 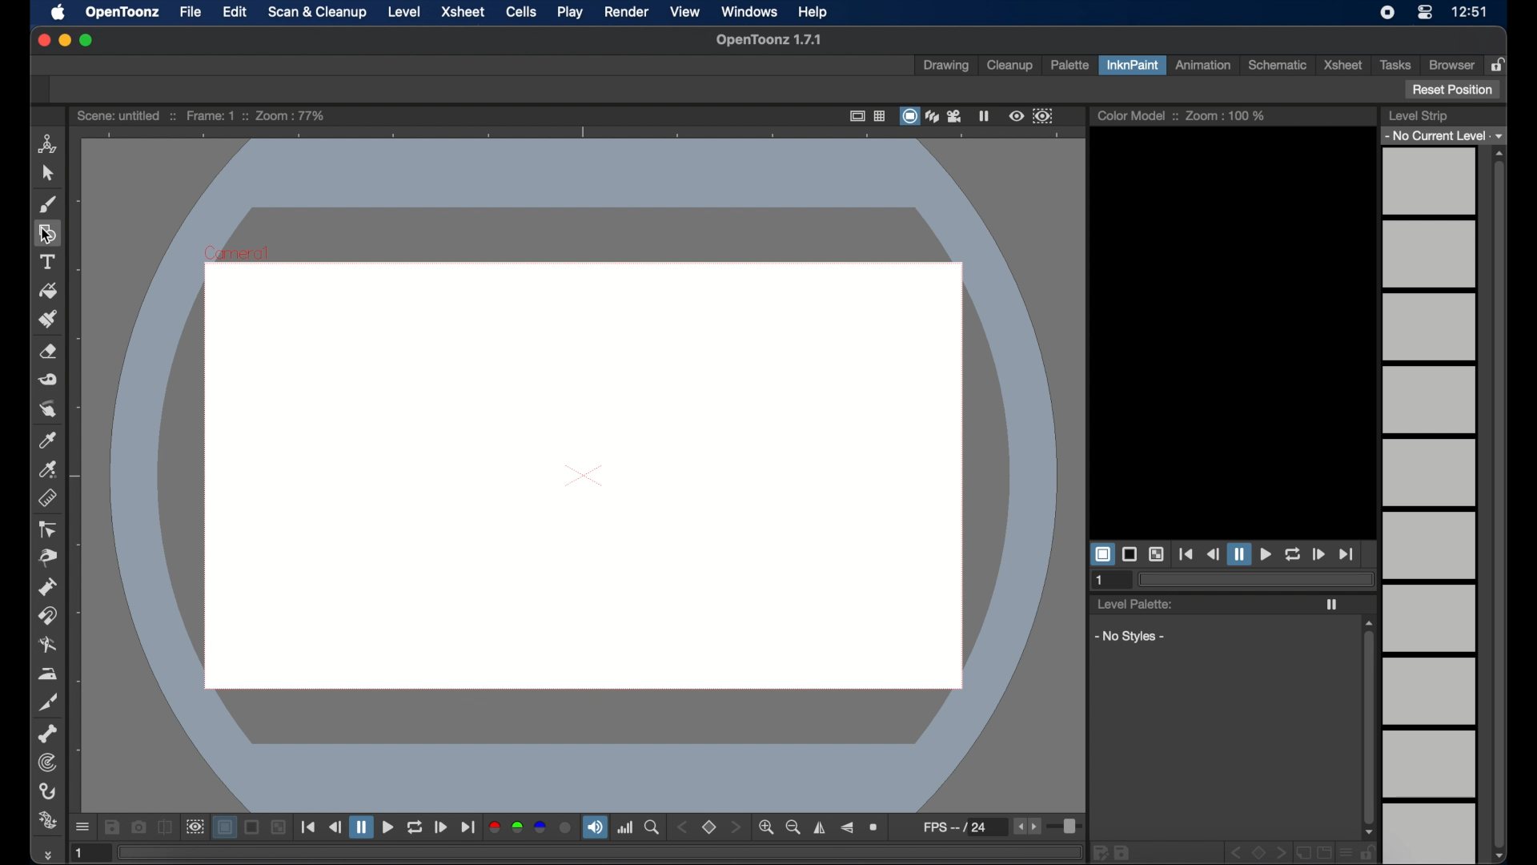 I want to click on picker tool, so click(x=49, y=469).